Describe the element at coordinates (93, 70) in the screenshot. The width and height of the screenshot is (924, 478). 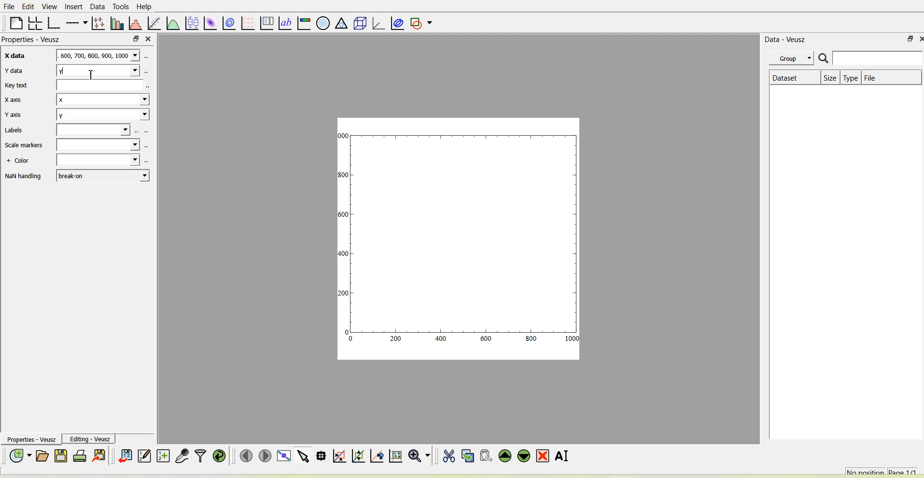
I see `cursor` at that location.